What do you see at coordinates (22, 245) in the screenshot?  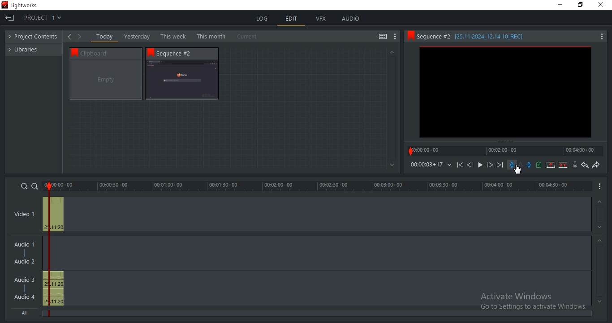 I see `Audio 1` at bounding box center [22, 245].